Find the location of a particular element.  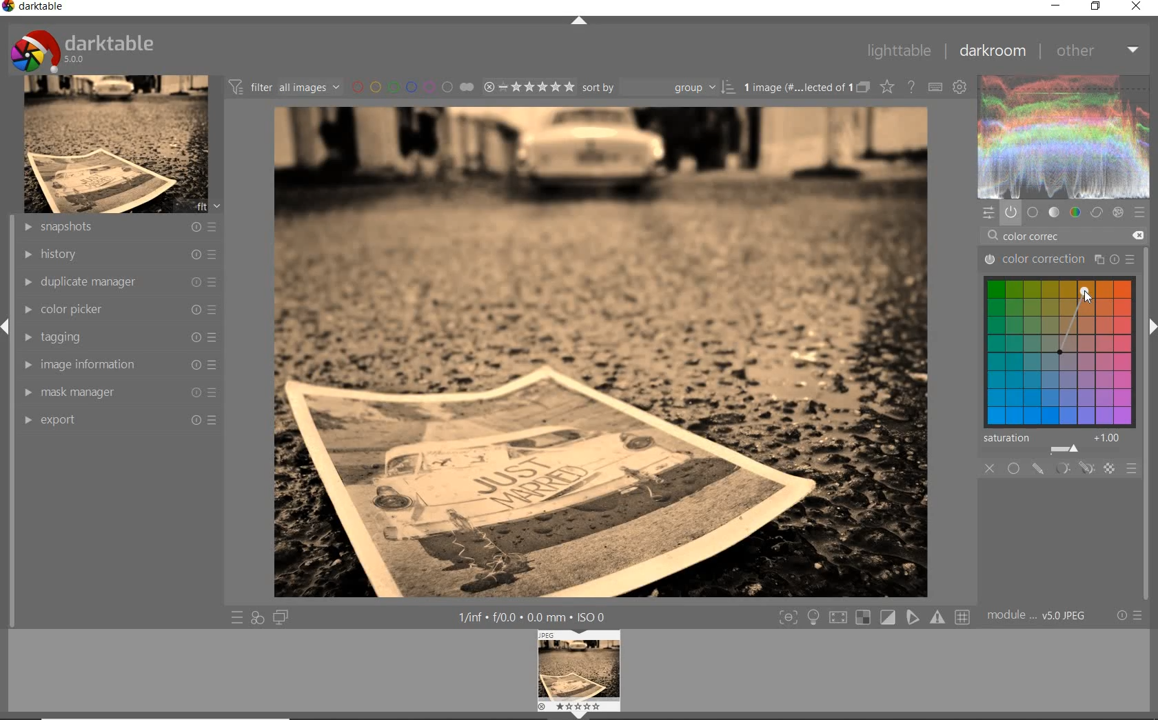

selected images is located at coordinates (798, 88).